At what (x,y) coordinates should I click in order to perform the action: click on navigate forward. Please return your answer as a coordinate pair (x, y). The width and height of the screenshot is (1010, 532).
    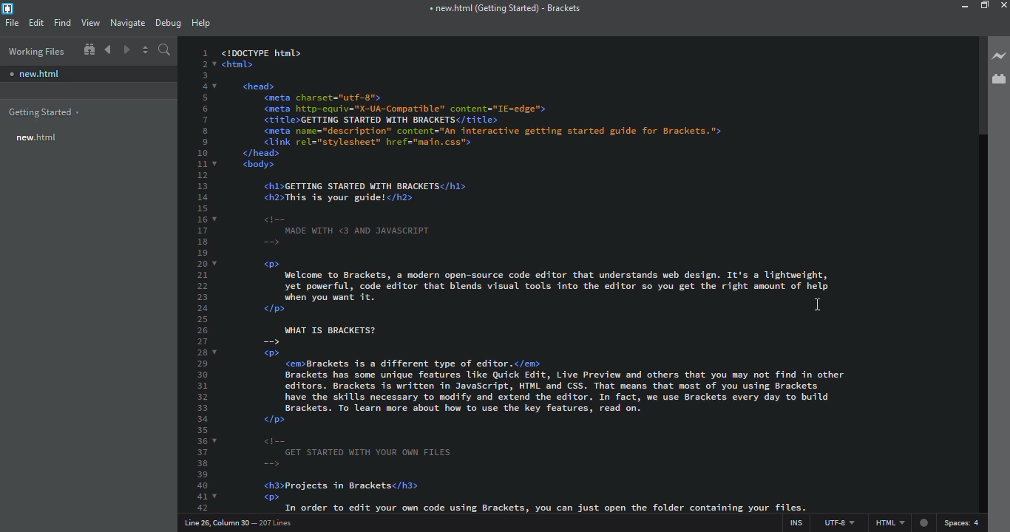
    Looking at the image, I should click on (128, 50).